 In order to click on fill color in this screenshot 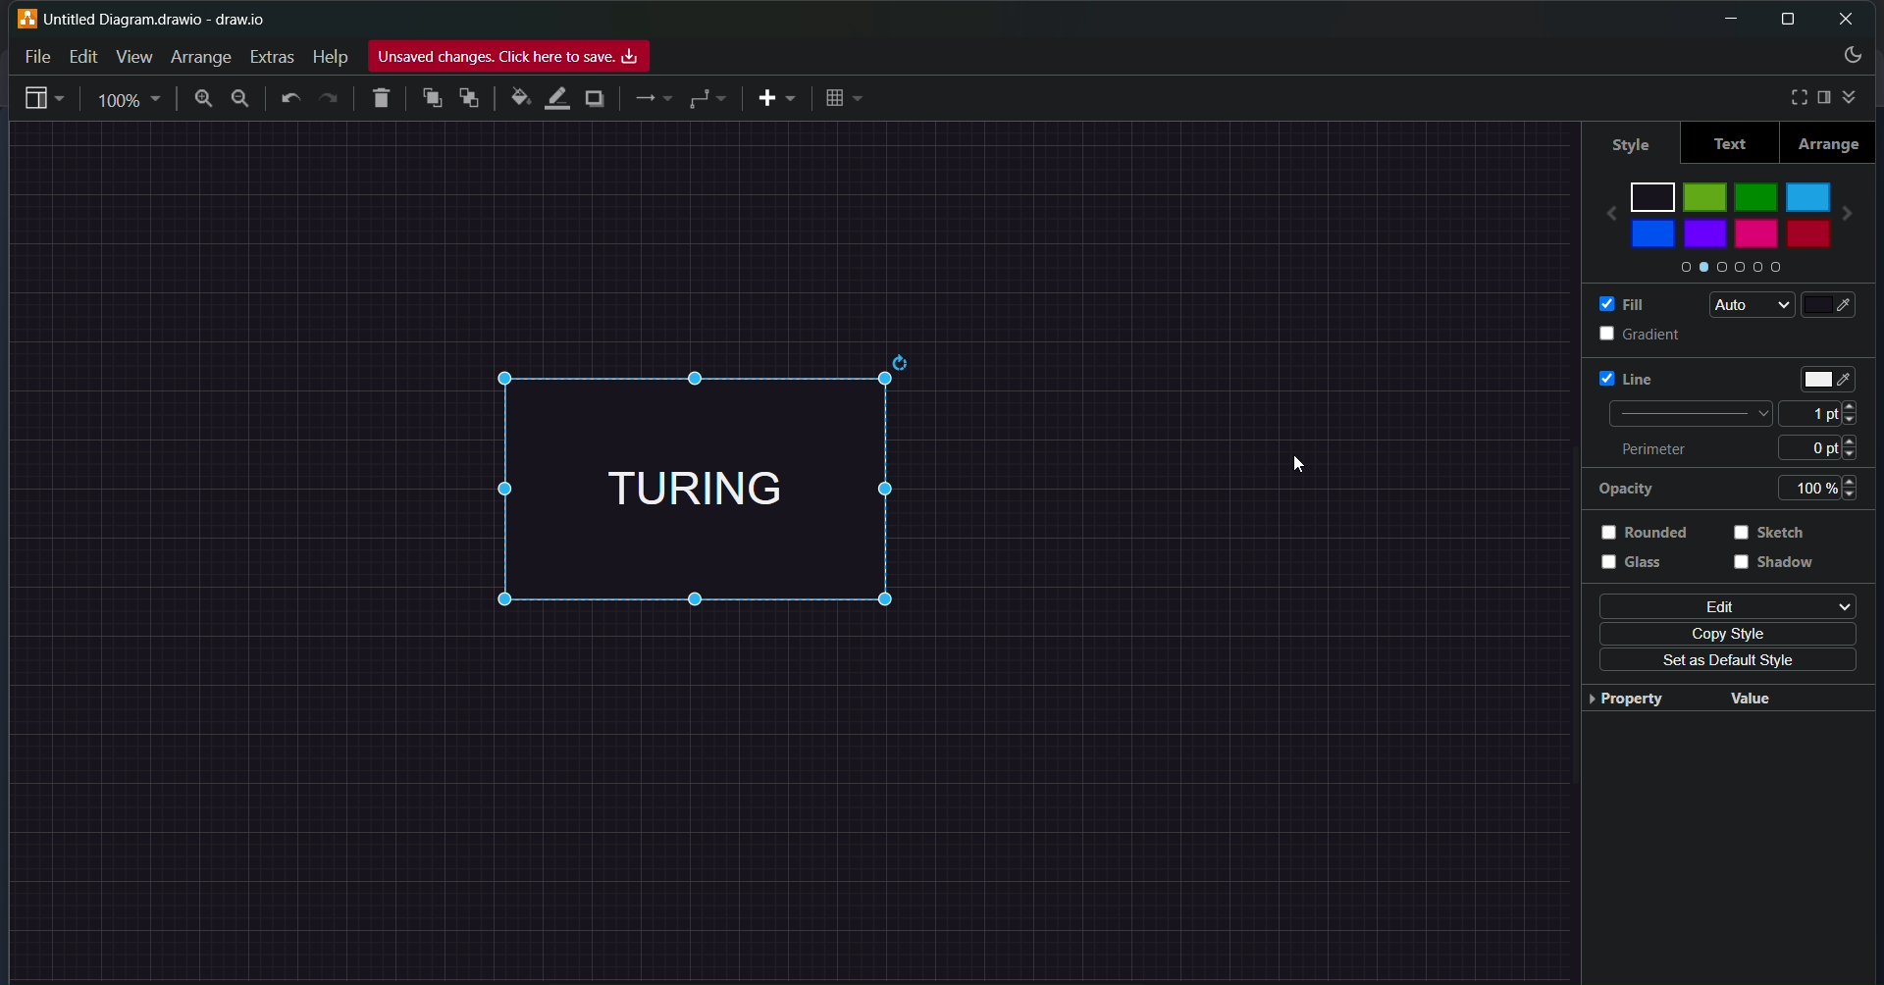, I will do `click(1841, 305)`.